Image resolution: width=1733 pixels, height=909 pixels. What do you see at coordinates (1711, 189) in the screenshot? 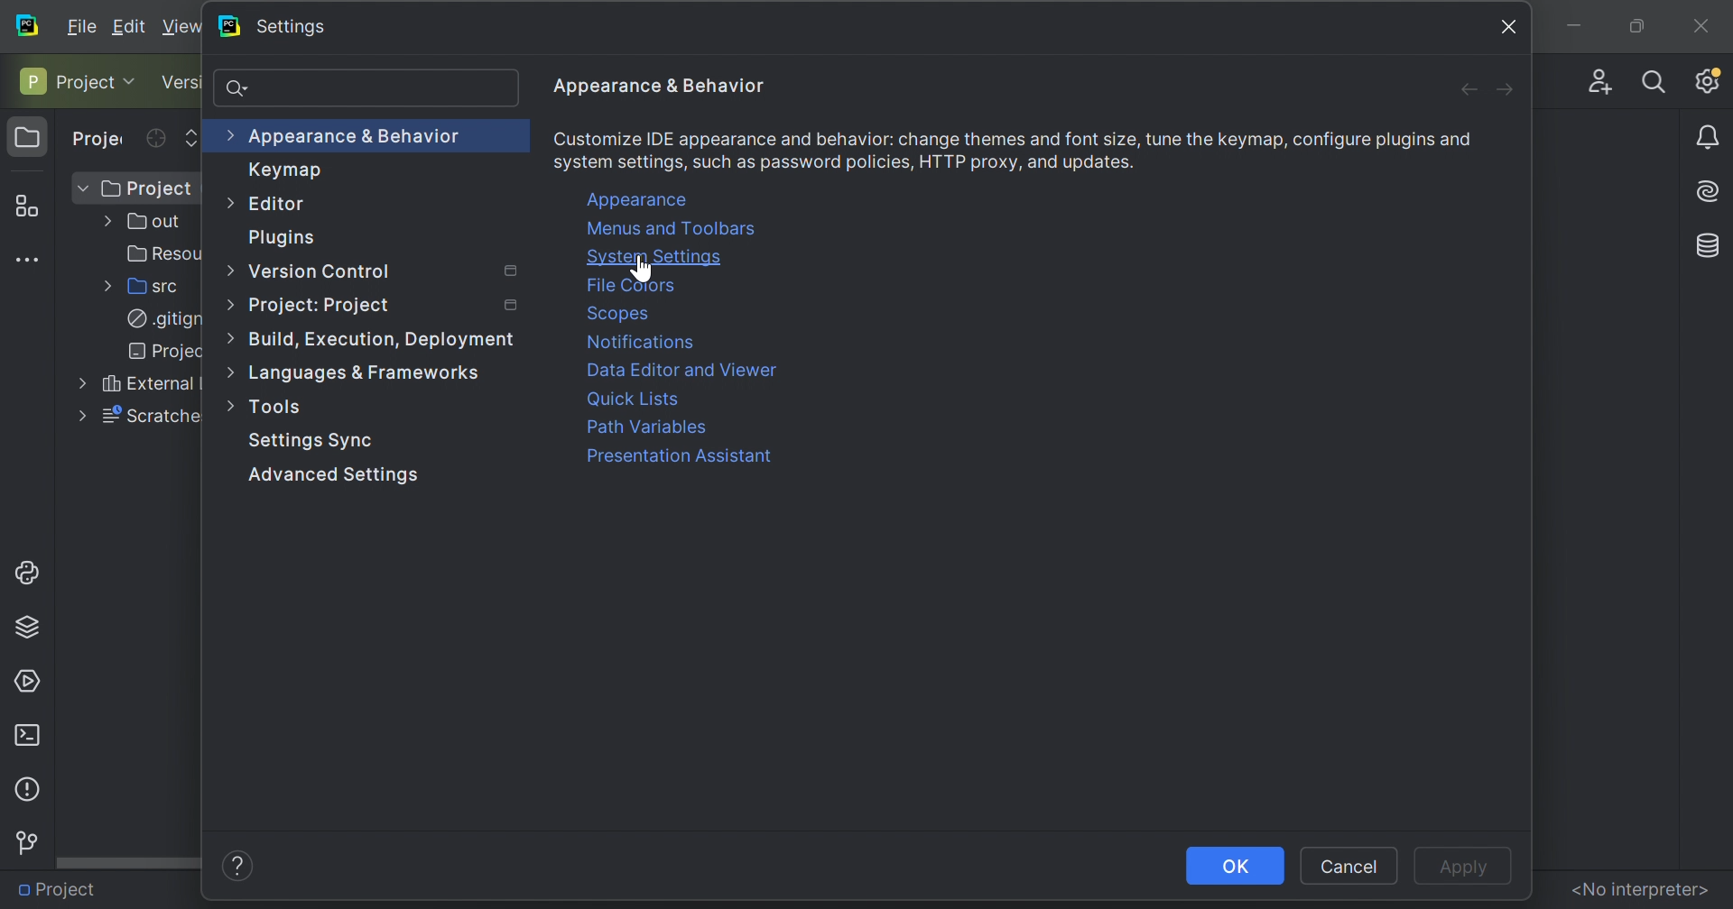
I see `AI assistance` at bounding box center [1711, 189].